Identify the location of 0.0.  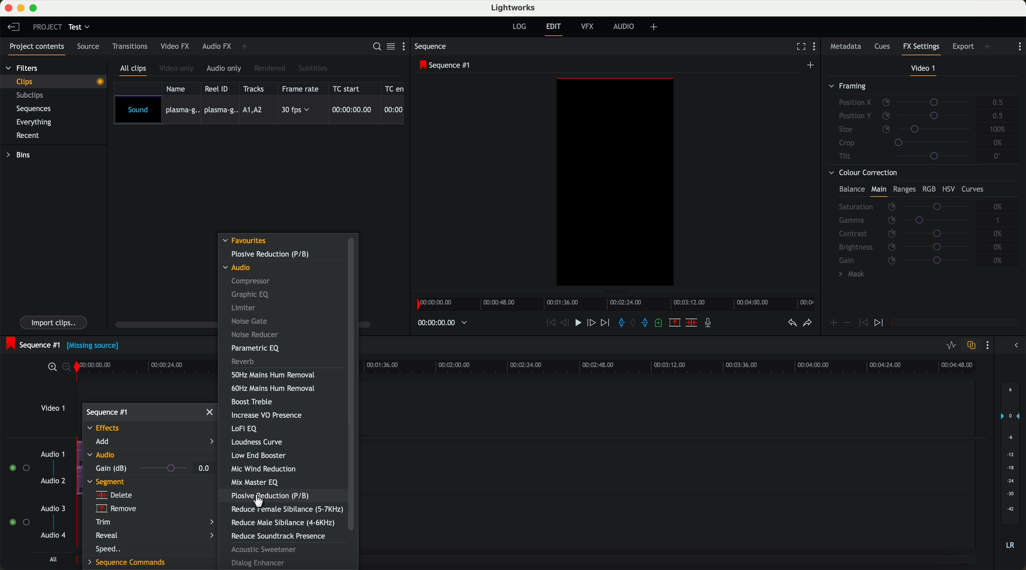
(204, 468).